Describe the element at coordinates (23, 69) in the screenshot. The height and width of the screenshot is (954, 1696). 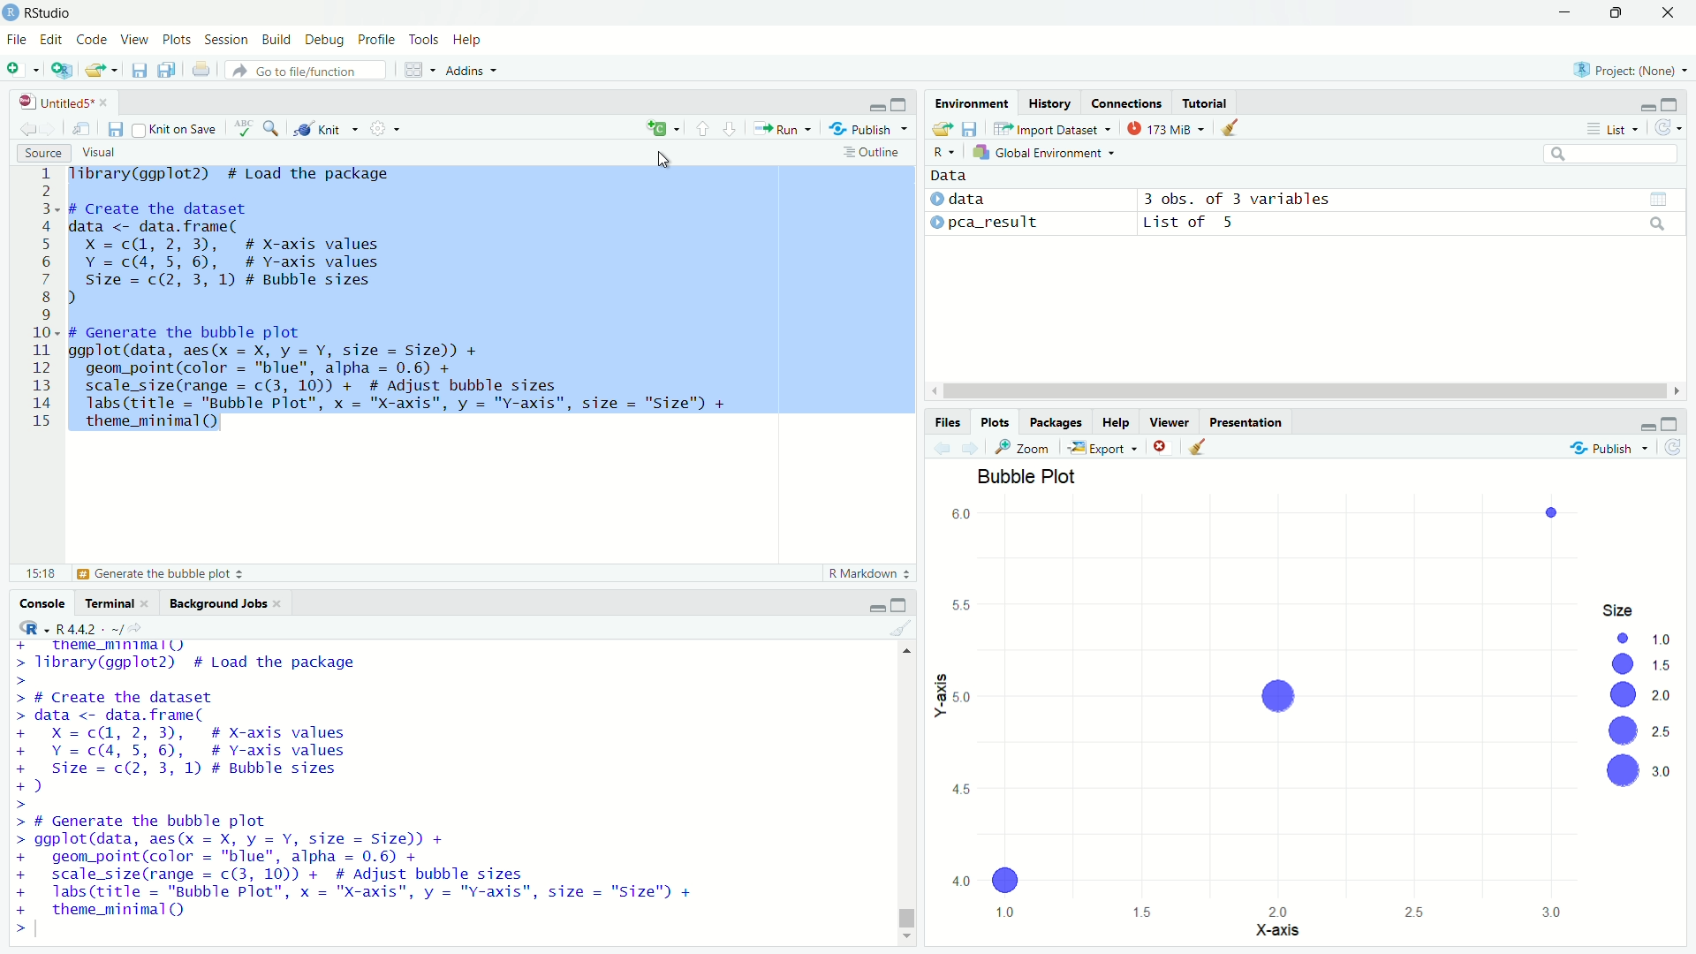
I see `new file` at that location.